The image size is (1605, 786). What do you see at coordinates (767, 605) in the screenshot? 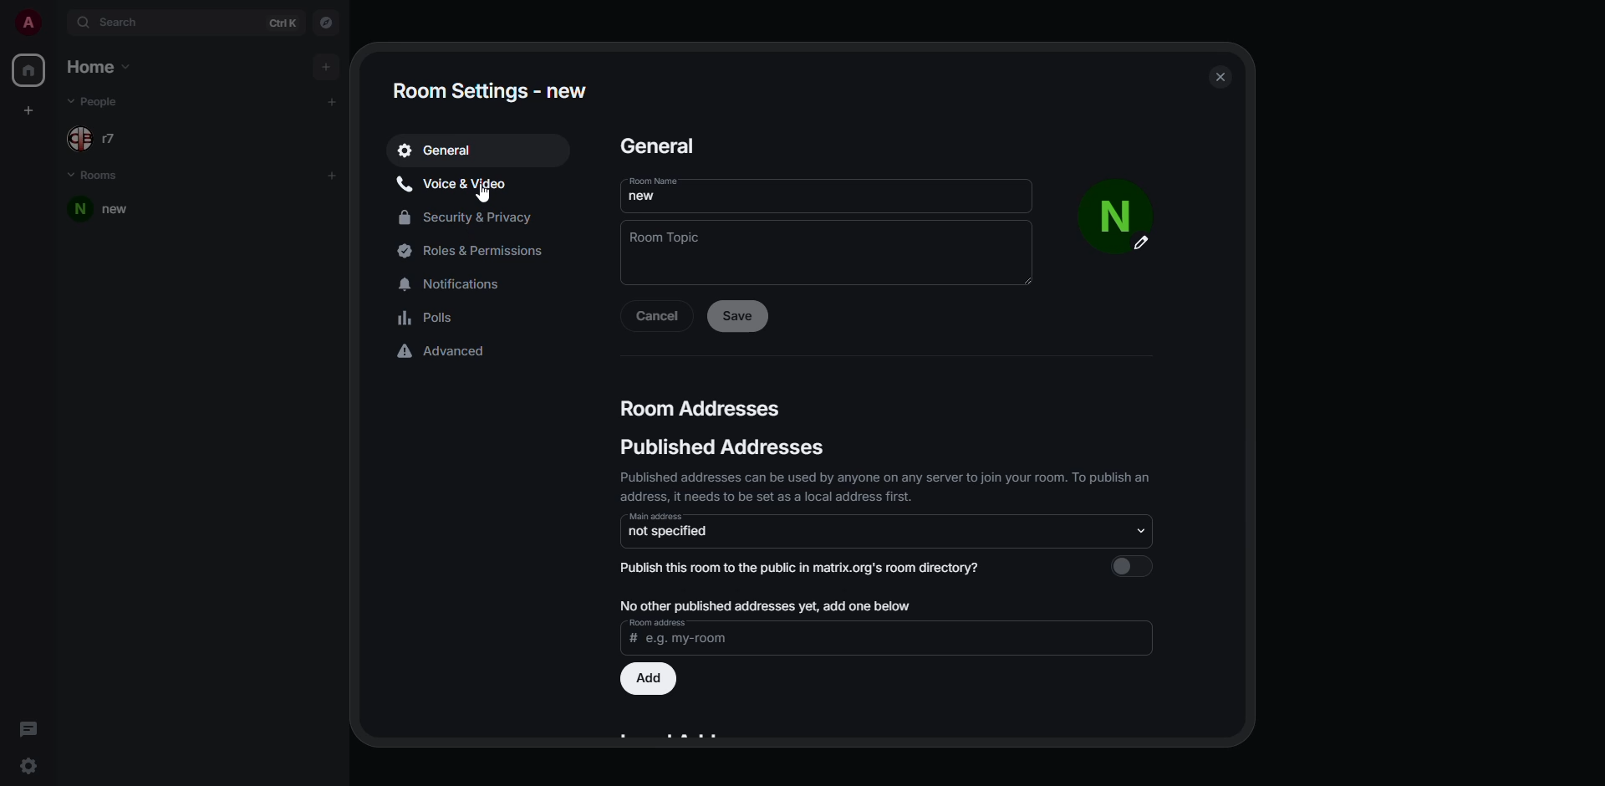
I see `no other published addresses yet, add one below` at bounding box center [767, 605].